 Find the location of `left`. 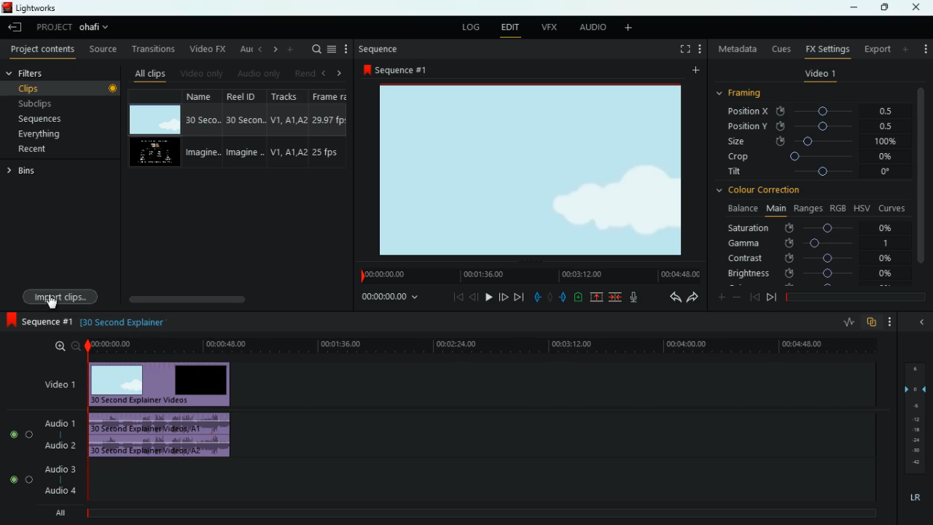

left is located at coordinates (322, 71).